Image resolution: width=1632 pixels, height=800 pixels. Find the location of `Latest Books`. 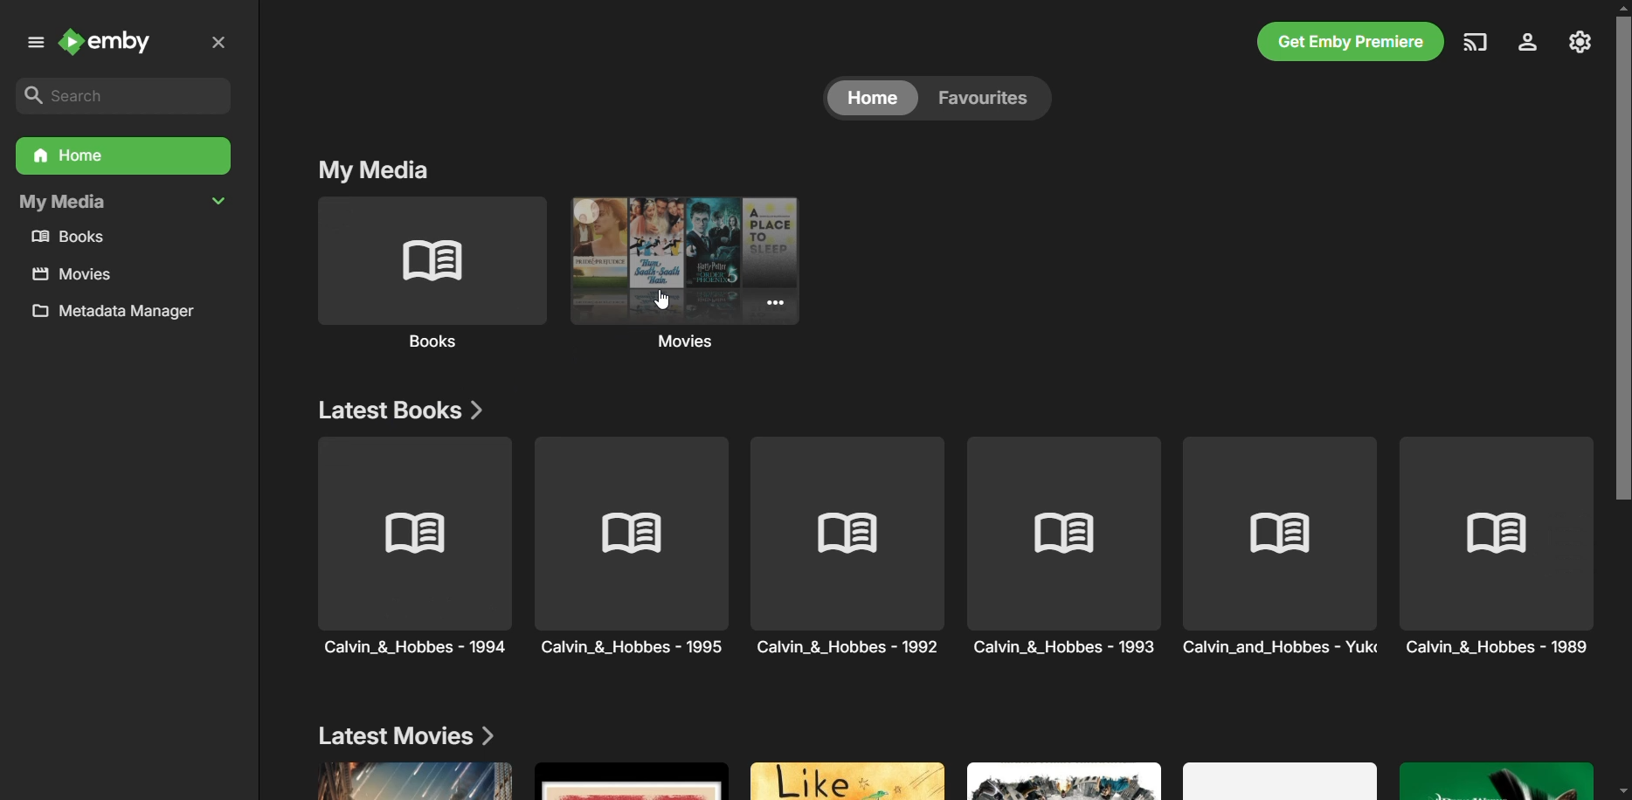

Latest Books is located at coordinates (402, 406).